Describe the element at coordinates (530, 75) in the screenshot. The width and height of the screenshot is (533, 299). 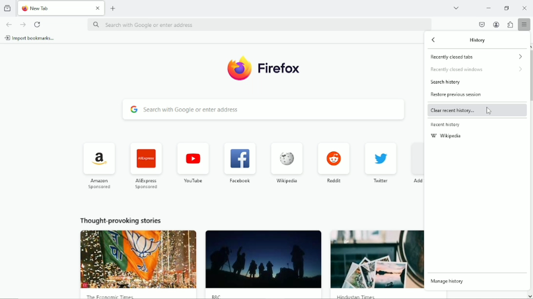
I see `scroll bar` at that location.